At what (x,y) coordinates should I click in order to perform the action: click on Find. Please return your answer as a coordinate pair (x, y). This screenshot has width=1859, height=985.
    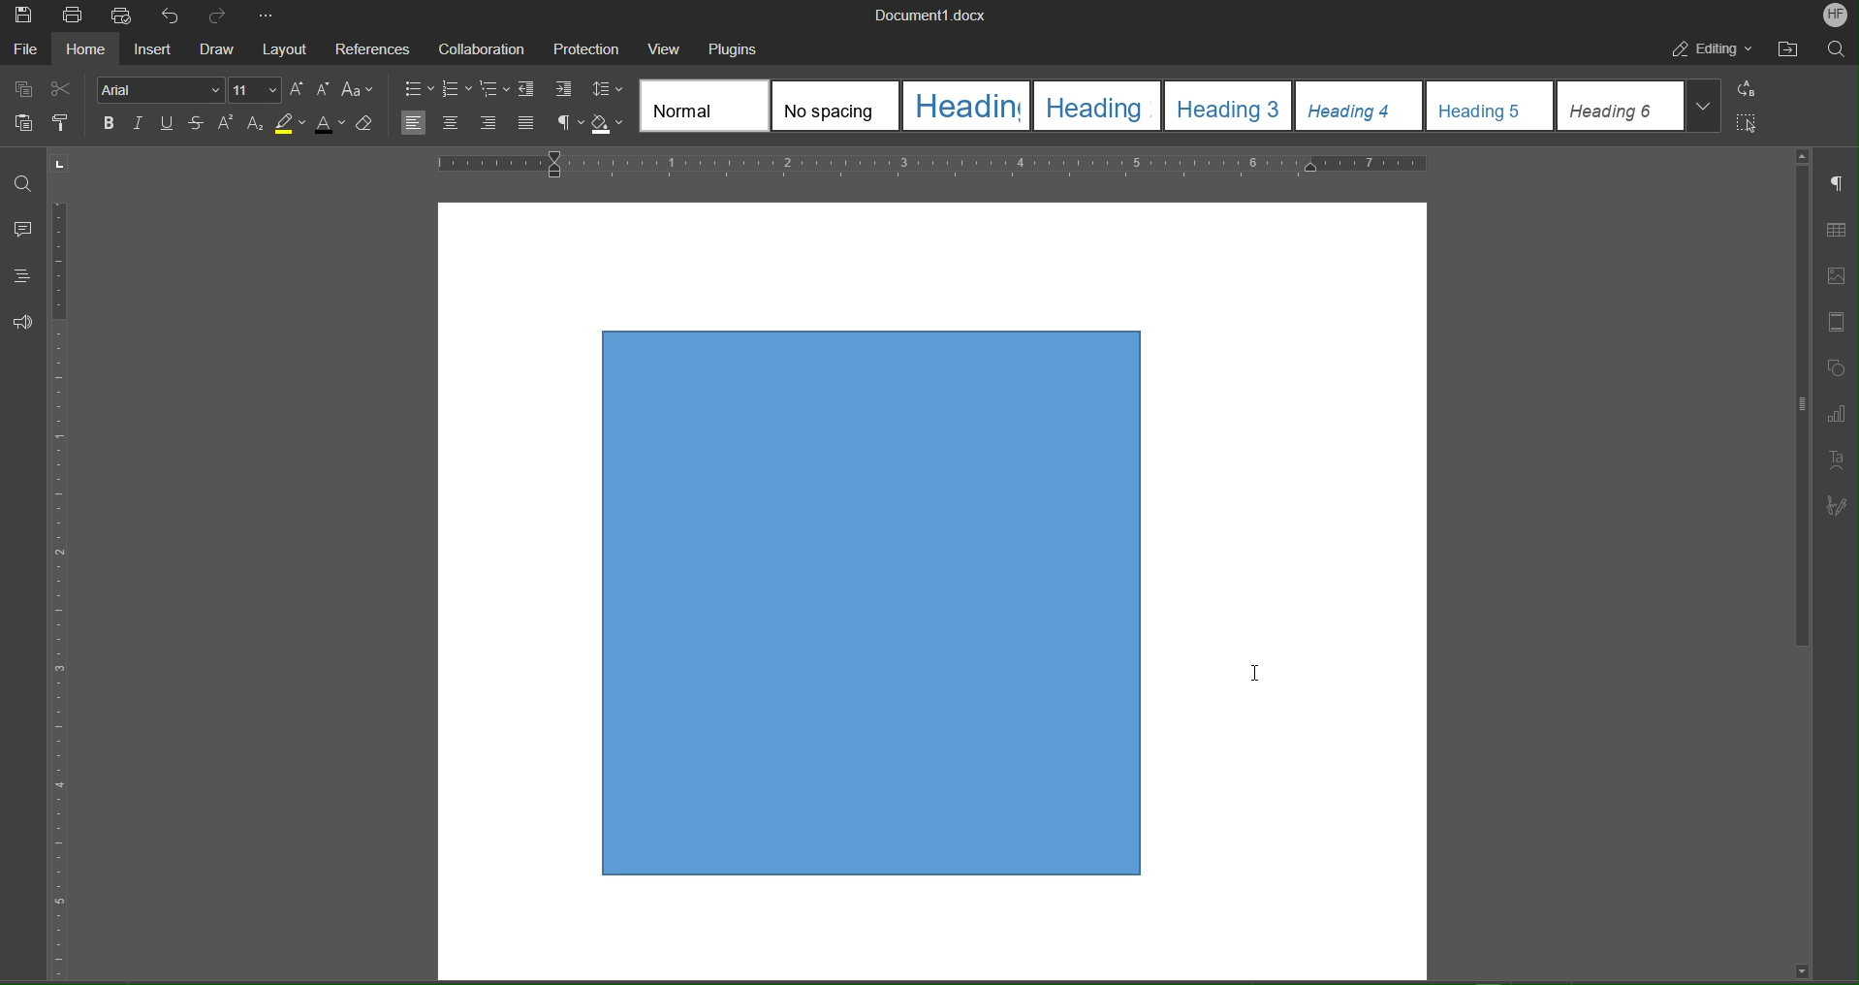
    Looking at the image, I should click on (24, 176).